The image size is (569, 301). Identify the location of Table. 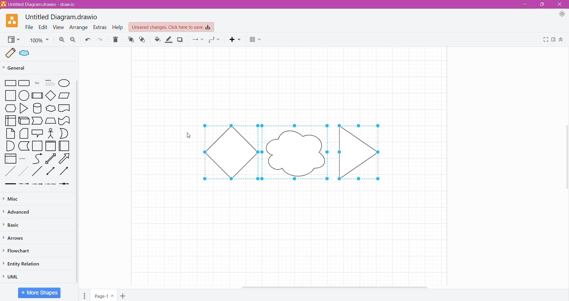
(256, 40).